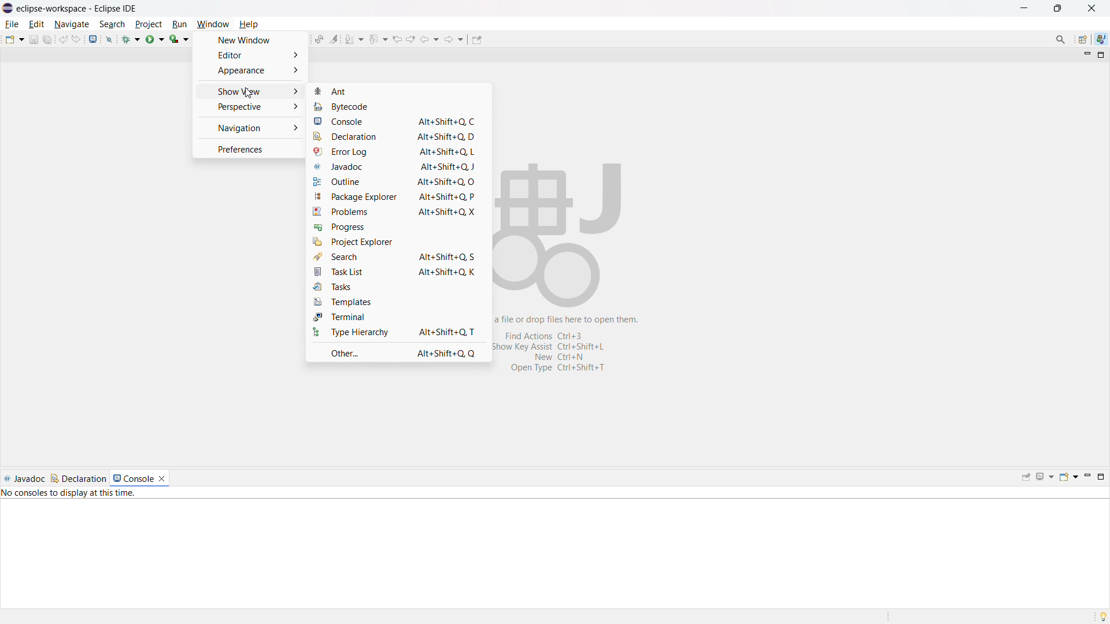 This screenshot has height=624, width=1110. Describe the element at coordinates (47, 39) in the screenshot. I see `save all` at that location.